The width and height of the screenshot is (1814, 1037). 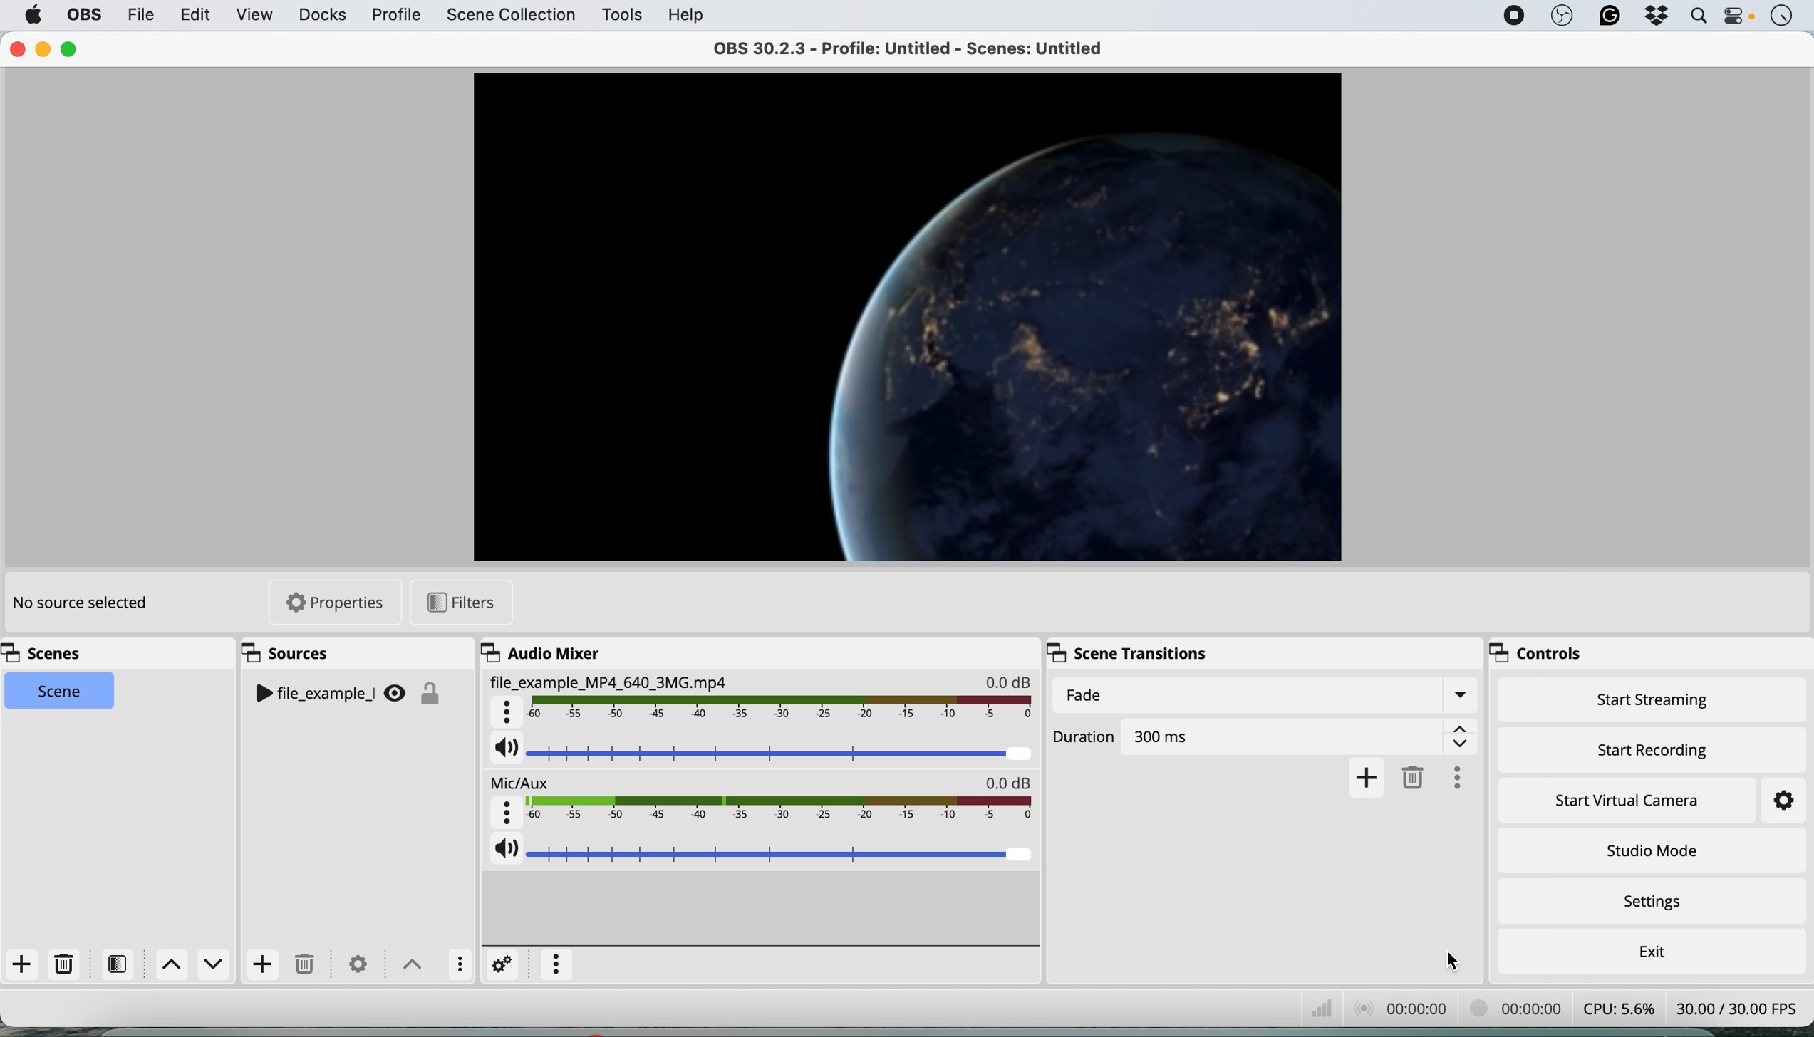 What do you see at coordinates (1319, 1005) in the screenshot?
I see `network` at bounding box center [1319, 1005].